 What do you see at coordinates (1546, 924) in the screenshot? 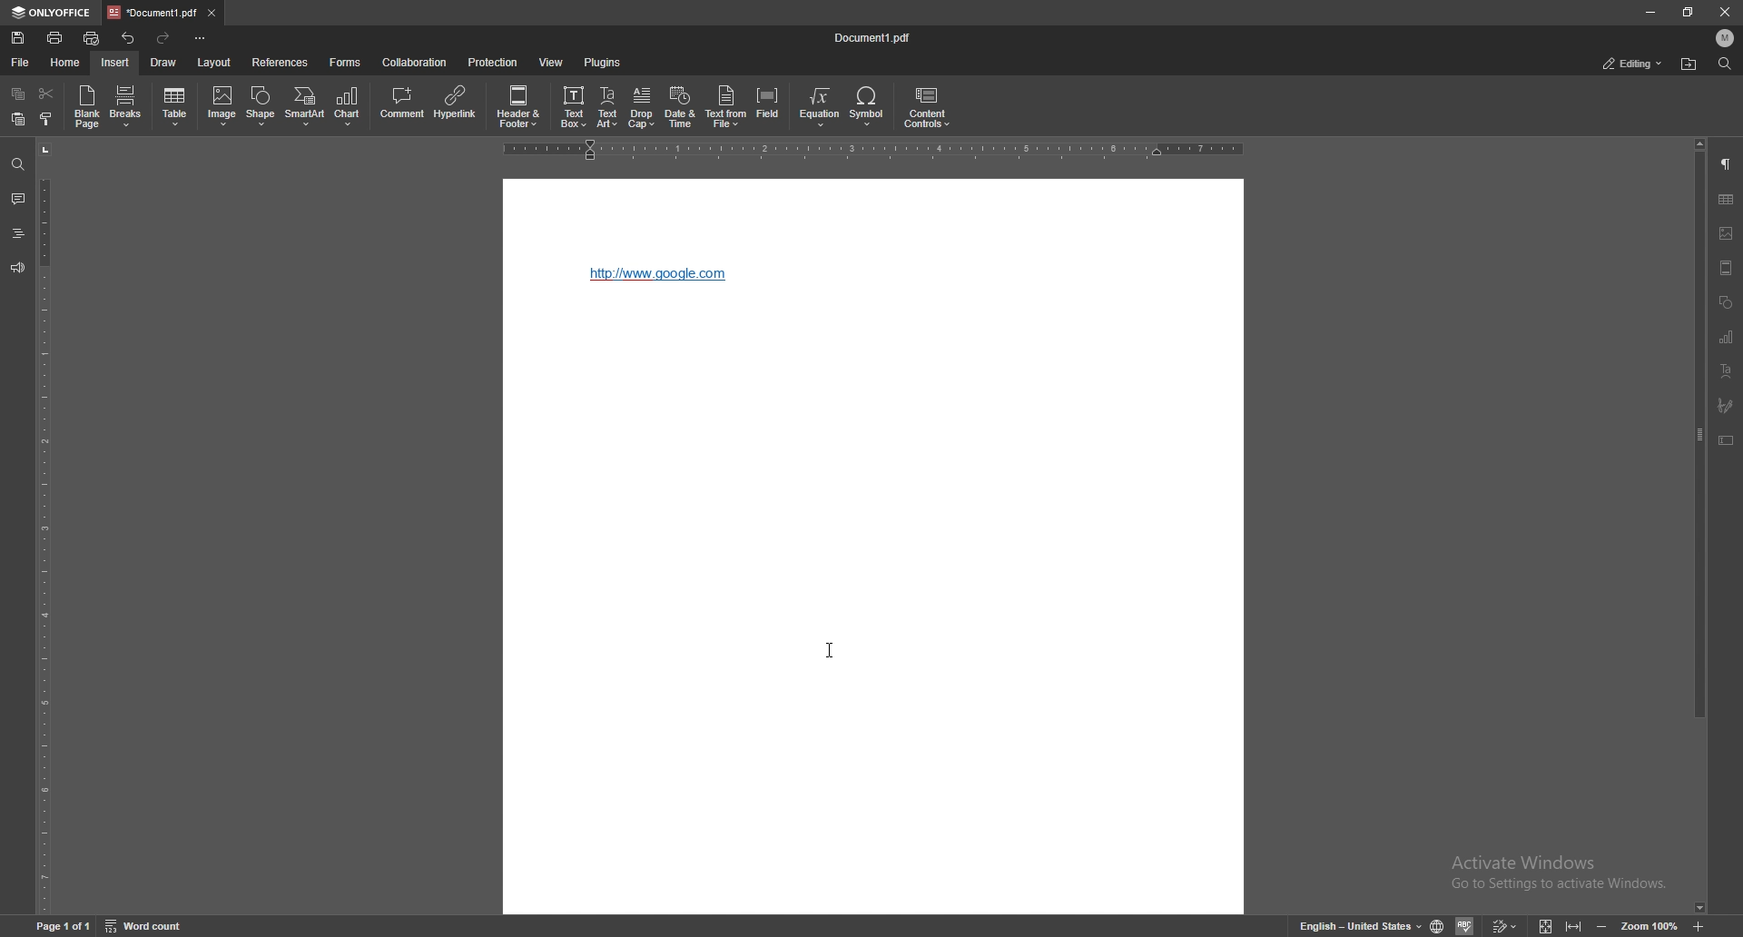
I see `fit to screen` at bounding box center [1546, 924].